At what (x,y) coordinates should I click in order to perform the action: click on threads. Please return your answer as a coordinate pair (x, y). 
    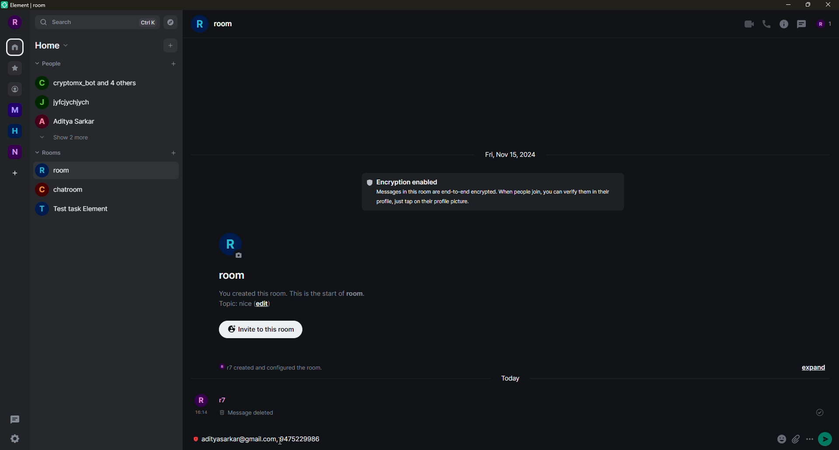
    Looking at the image, I should click on (801, 24).